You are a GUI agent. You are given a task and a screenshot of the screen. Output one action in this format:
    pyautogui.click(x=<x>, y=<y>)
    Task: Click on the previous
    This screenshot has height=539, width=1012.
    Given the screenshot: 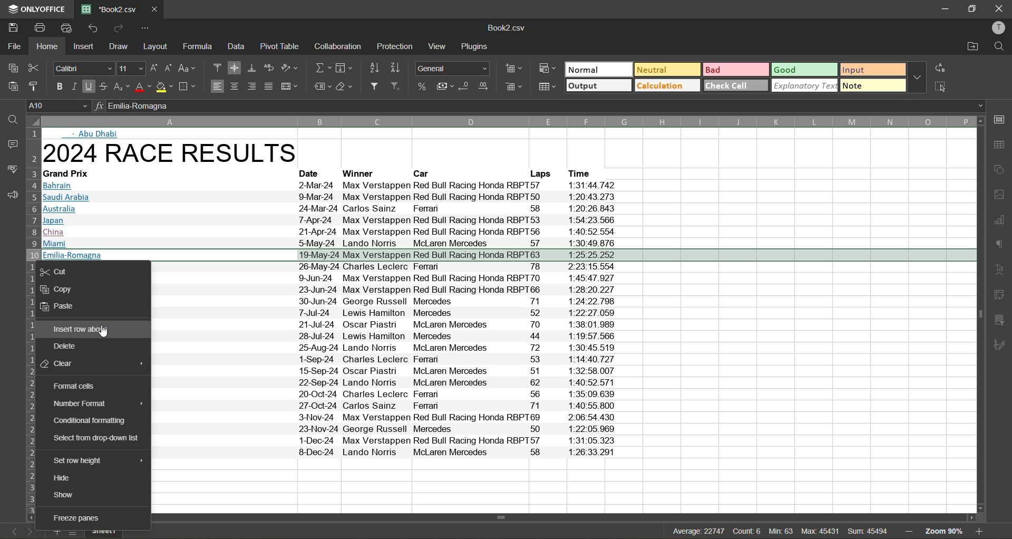 What is the action you would take?
    pyautogui.click(x=9, y=532)
    